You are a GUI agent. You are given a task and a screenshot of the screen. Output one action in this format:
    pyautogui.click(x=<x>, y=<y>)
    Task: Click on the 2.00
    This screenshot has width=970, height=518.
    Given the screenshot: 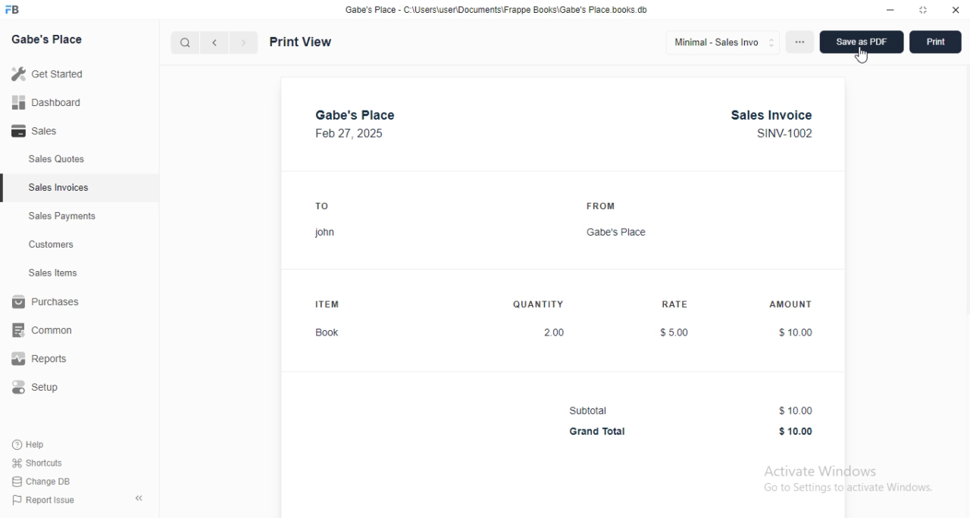 What is the action you would take?
    pyautogui.click(x=555, y=332)
    